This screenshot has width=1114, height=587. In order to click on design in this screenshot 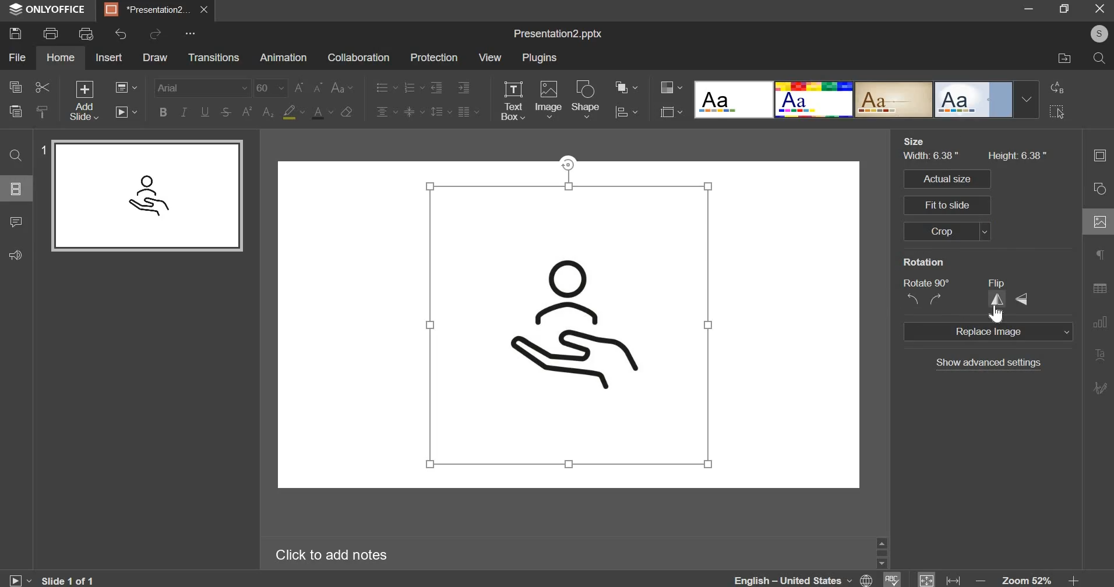, I will do `click(867, 100)`.